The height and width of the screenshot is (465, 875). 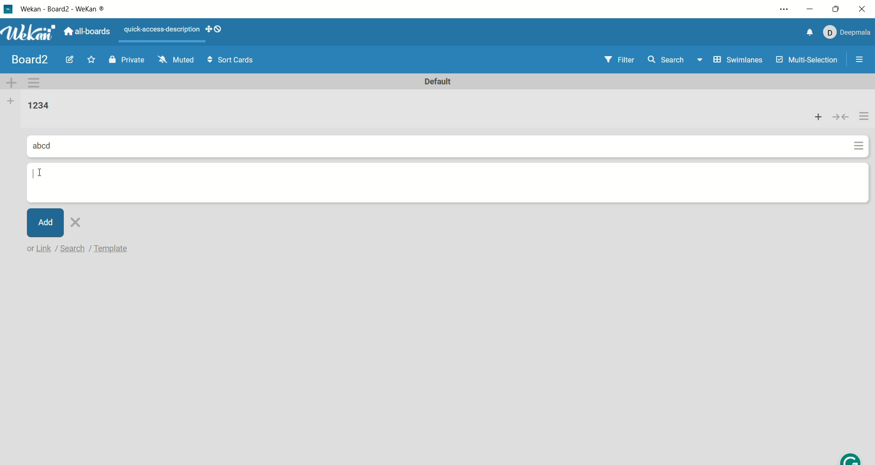 I want to click on account, so click(x=847, y=31).